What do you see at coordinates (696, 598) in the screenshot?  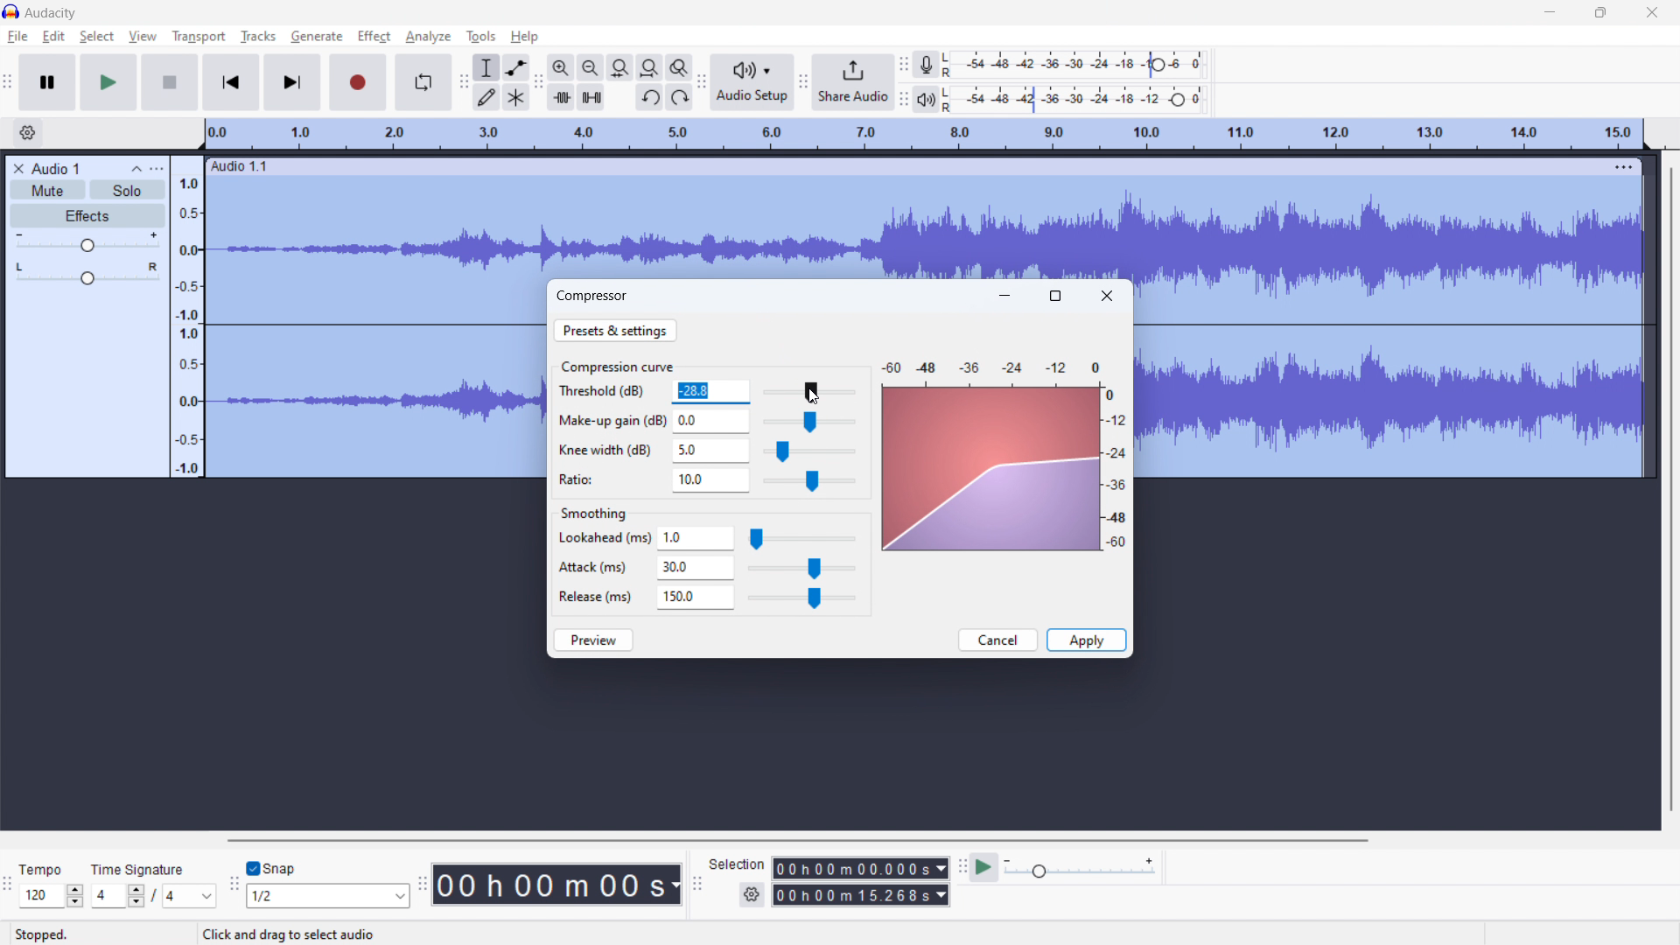 I see `150.0` at bounding box center [696, 598].